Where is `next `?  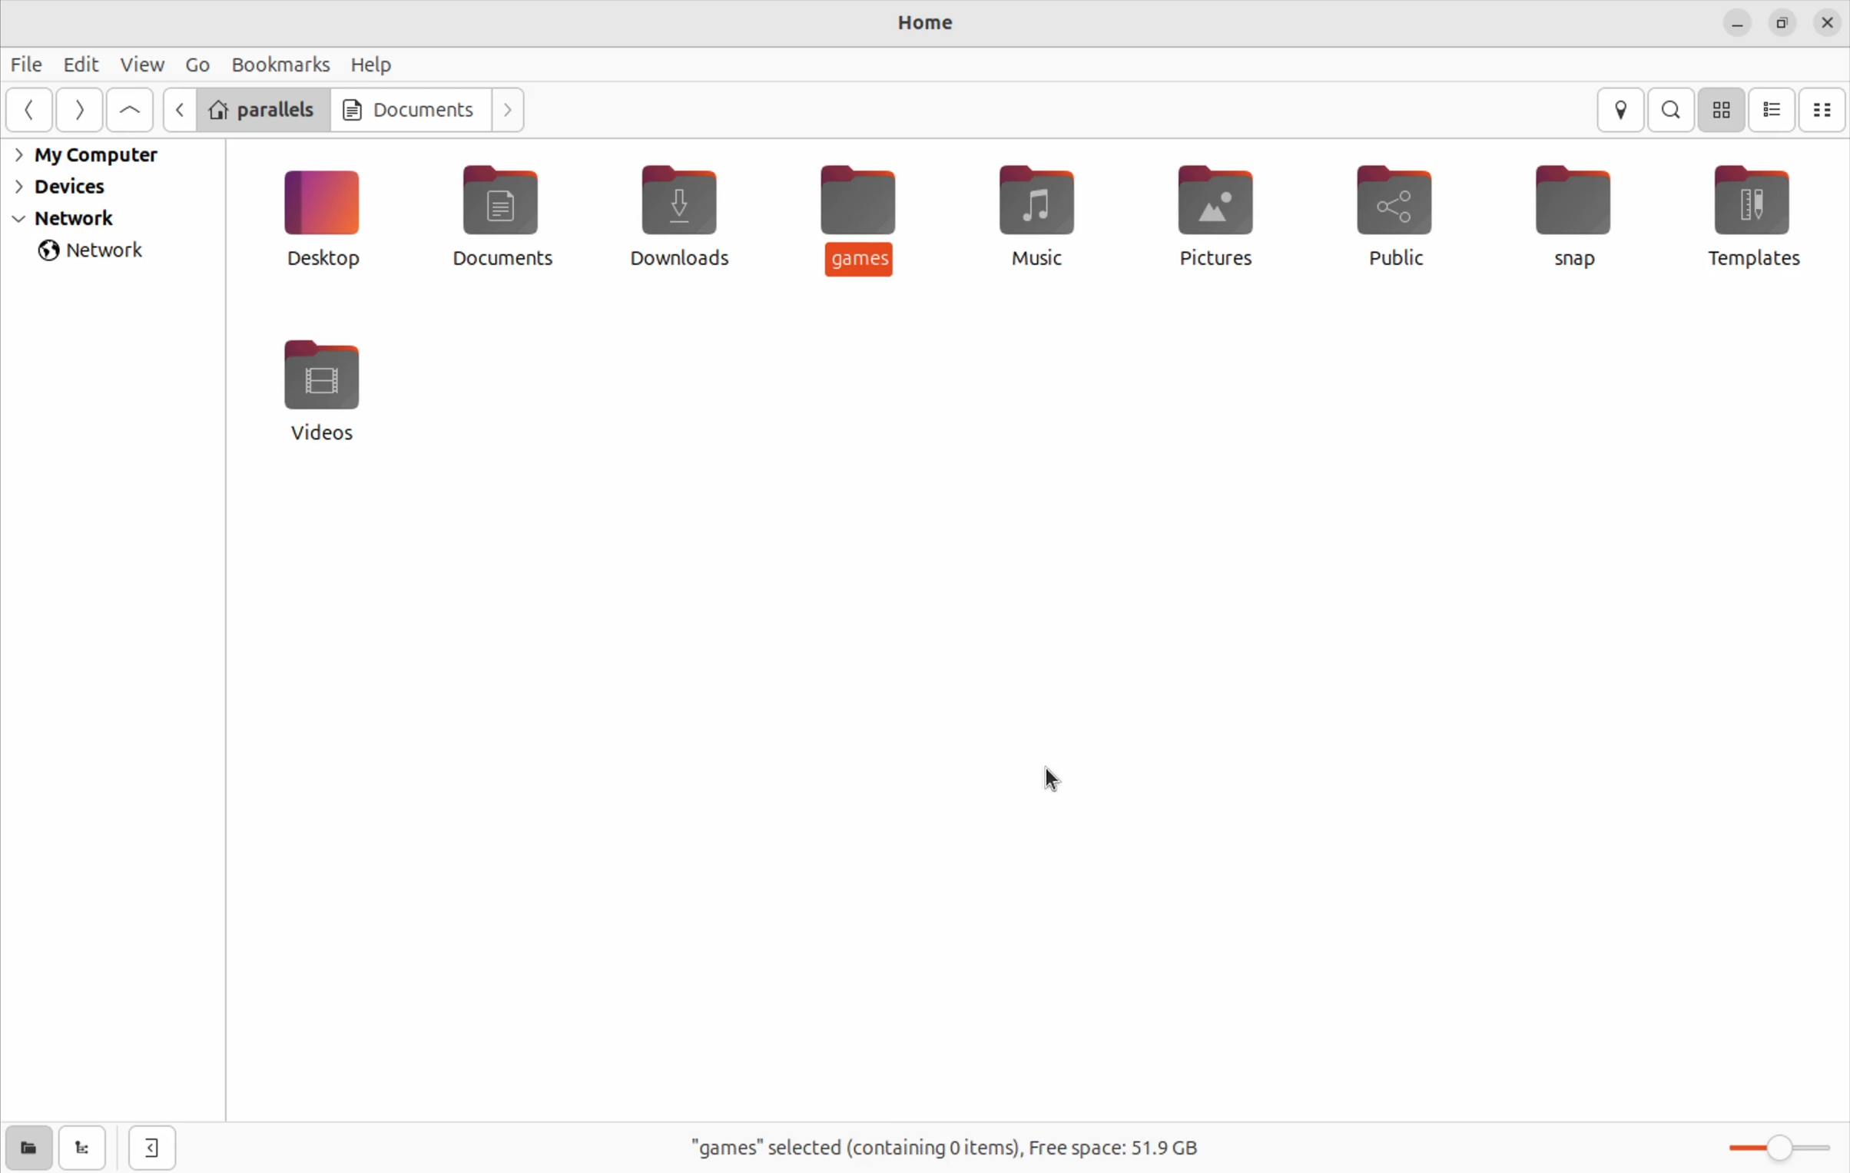 next  is located at coordinates (79, 112).